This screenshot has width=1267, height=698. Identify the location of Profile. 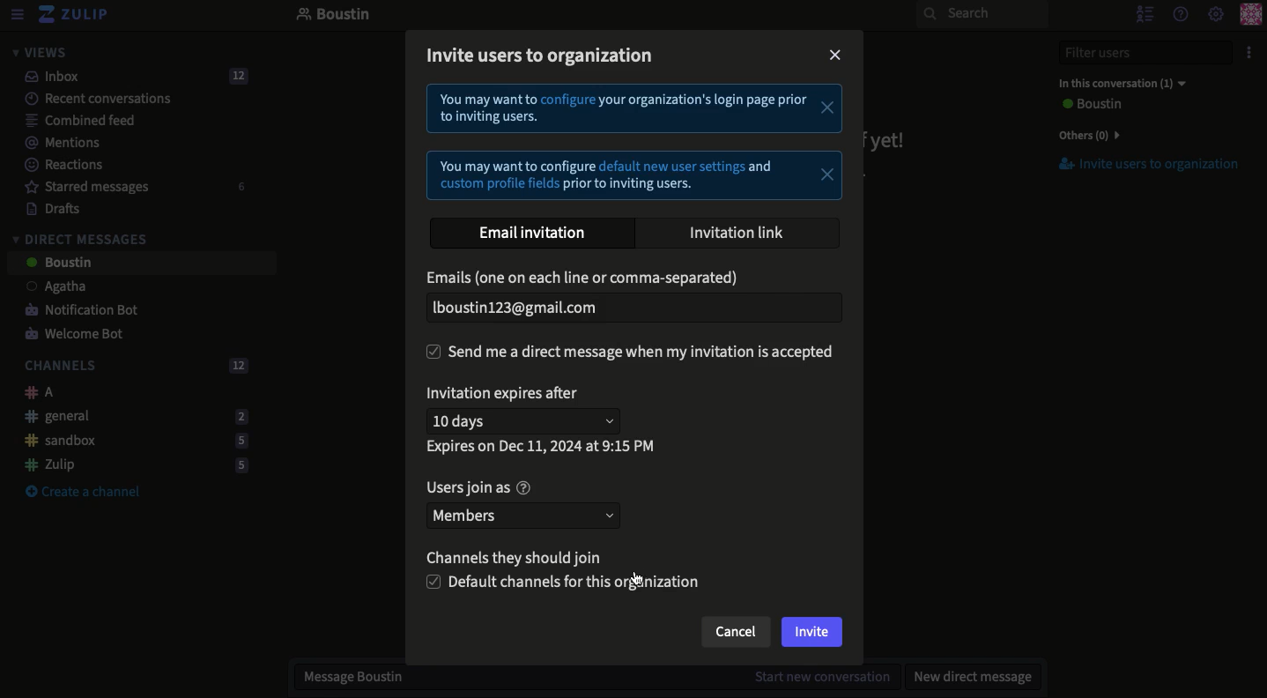
(1250, 16).